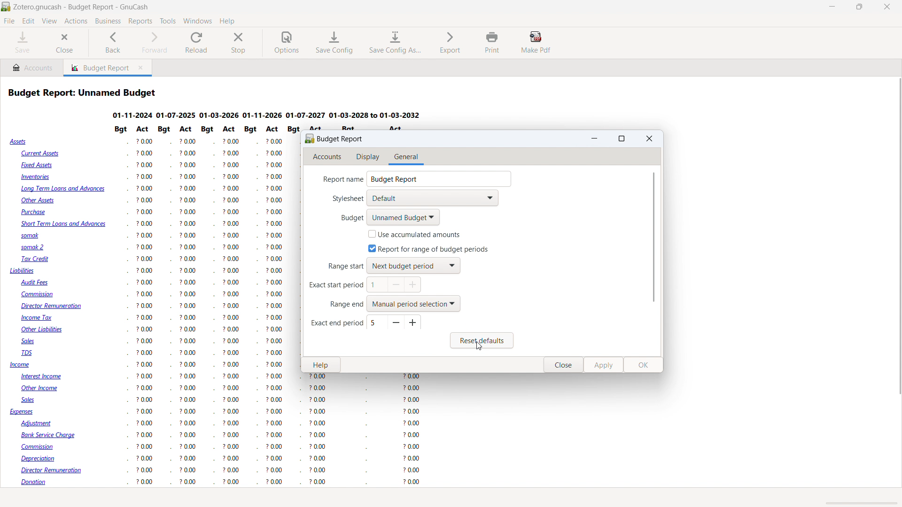 Image resolution: width=902 pixels, height=507 pixels. Describe the element at coordinates (377, 284) in the screenshot. I see `exact start period` at that location.